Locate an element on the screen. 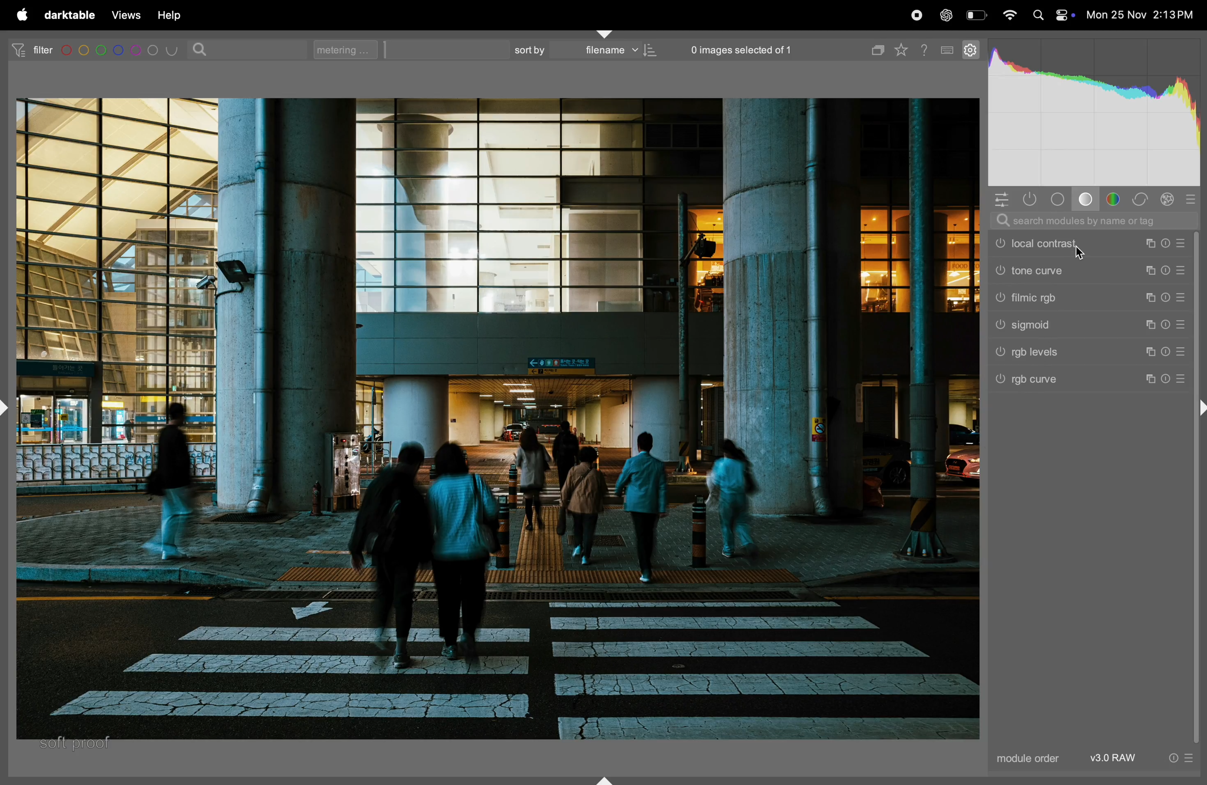 The image size is (1207, 785). local contrast switched off is located at coordinates (999, 243).